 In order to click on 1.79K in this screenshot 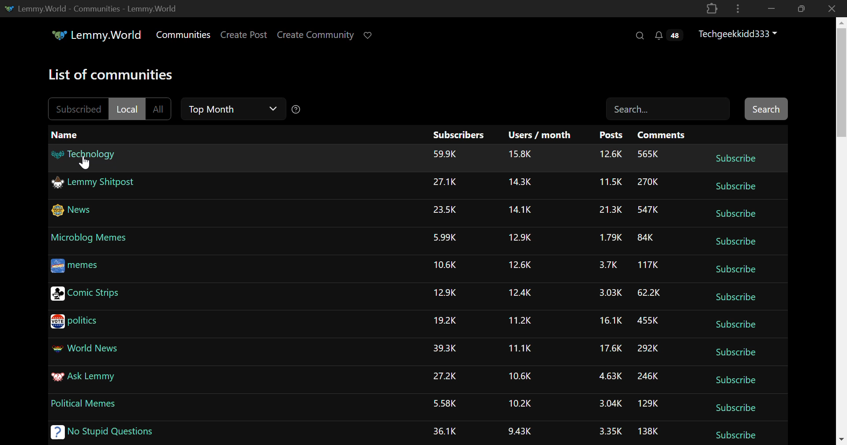, I will do `click(608, 238)`.